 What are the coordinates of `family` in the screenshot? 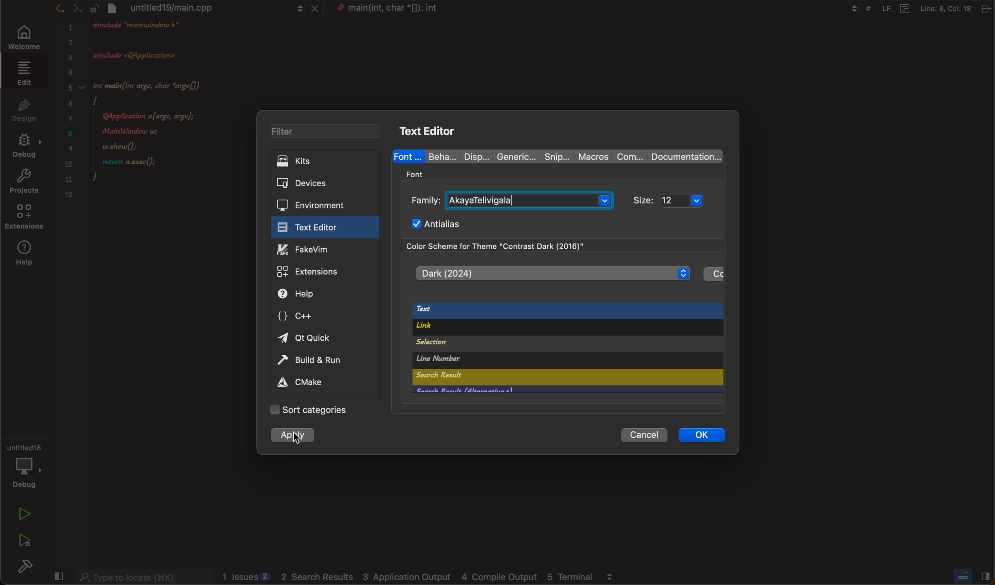 It's located at (511, 199).